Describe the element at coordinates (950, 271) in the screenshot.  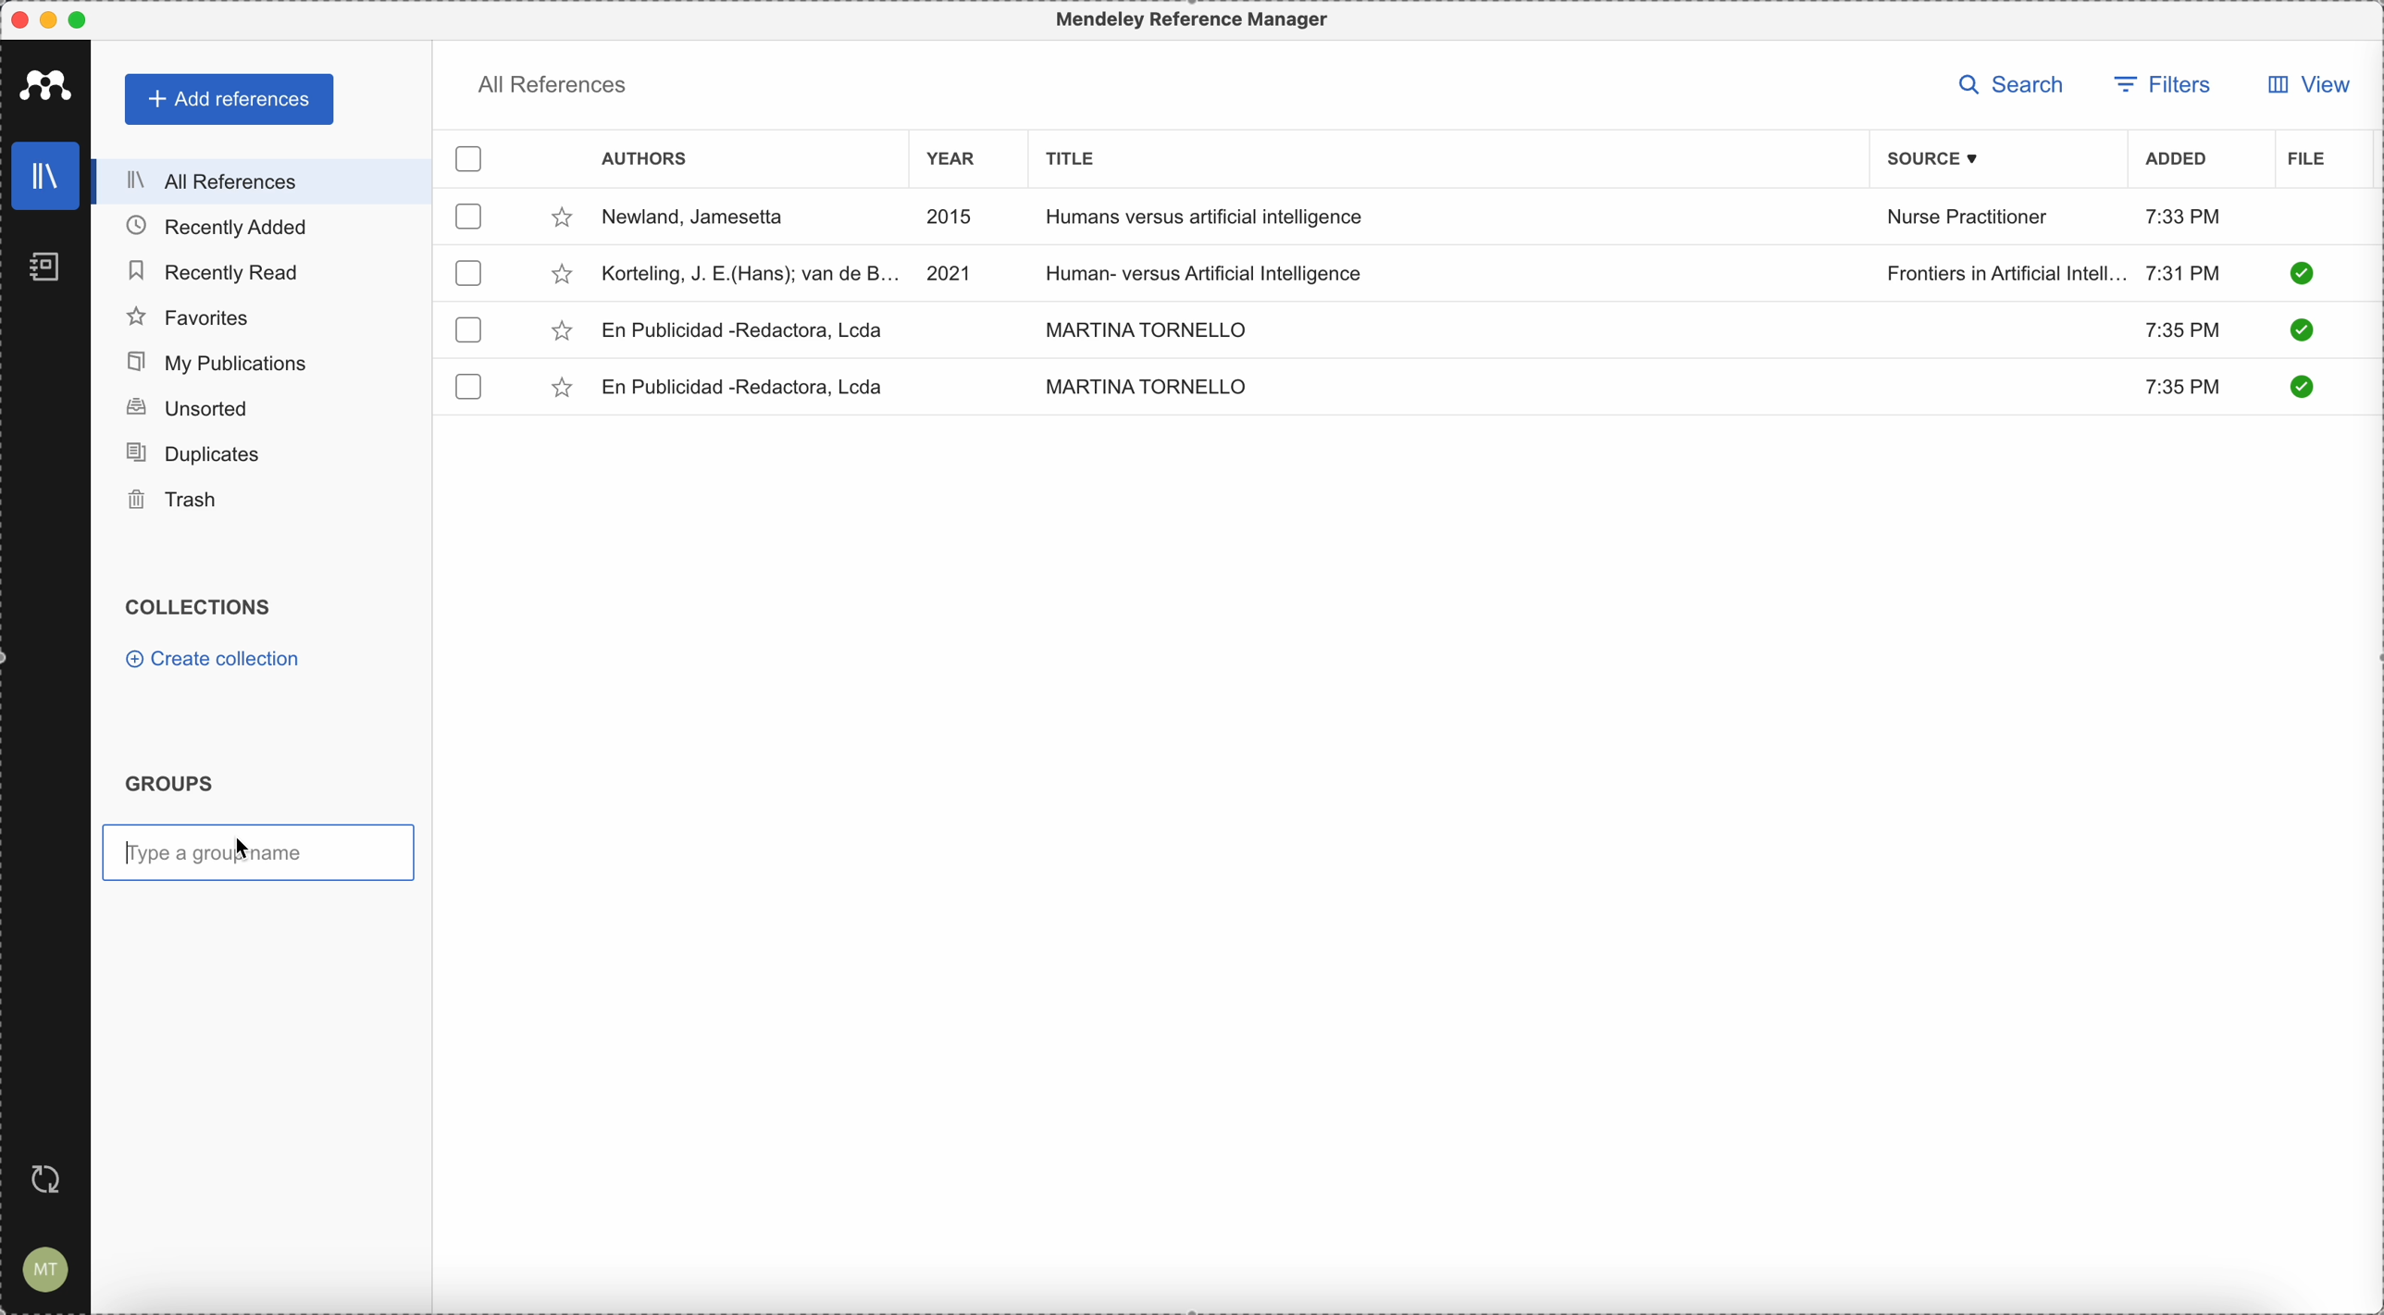
I see `2021` at that location.